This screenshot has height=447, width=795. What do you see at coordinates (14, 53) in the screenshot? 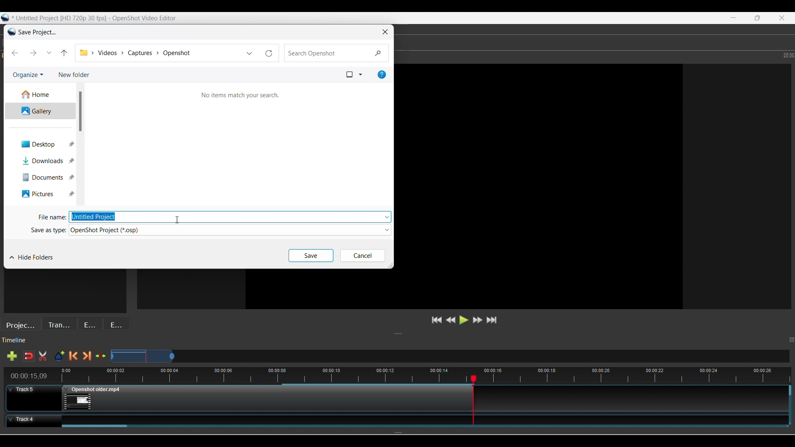
I see `Backward` at bounding box center [14, 53].